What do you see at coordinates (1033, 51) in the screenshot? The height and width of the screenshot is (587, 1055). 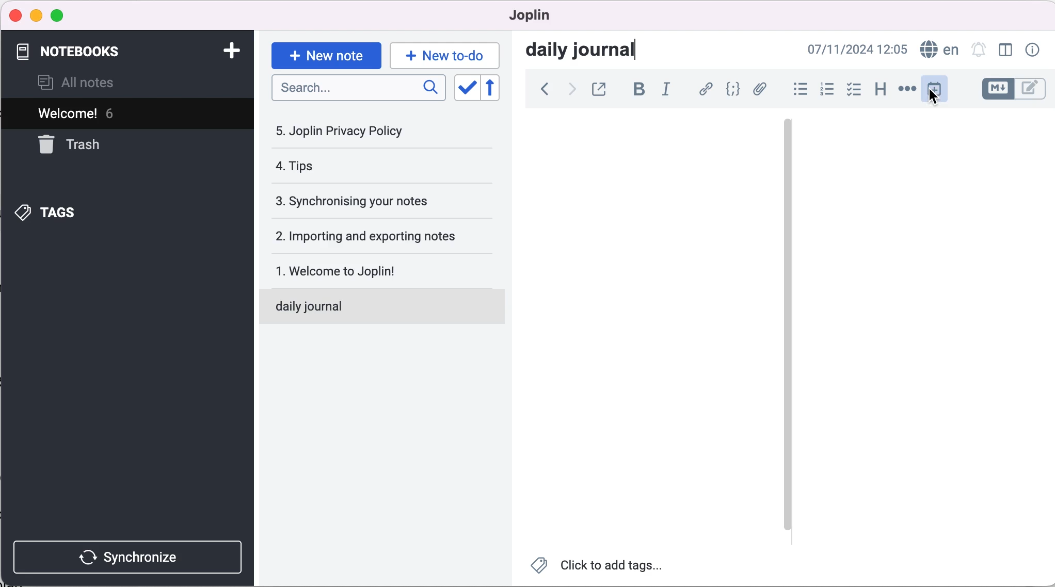 I see `note properties` at bounding box center [1033, 51].